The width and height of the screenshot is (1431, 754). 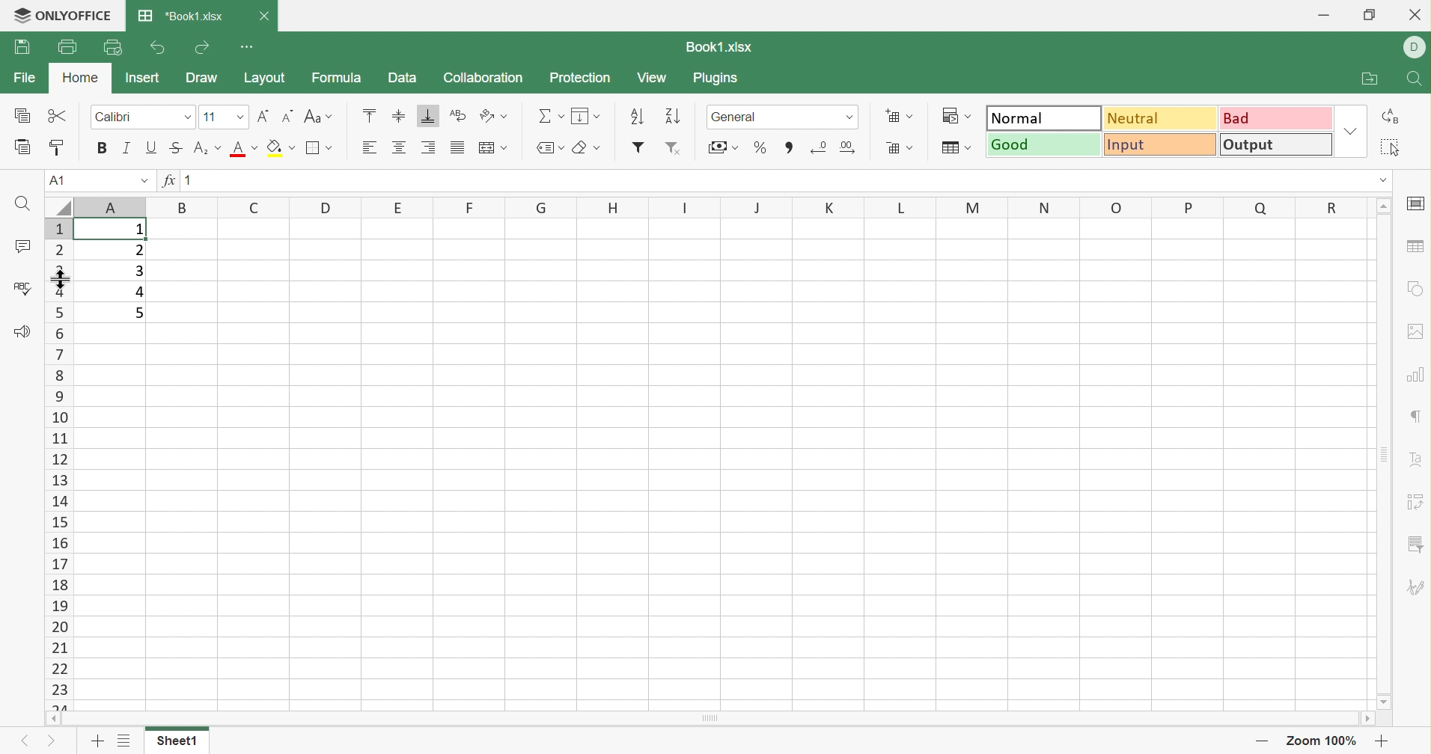 I want to click on Drop Down, so click(x=219, y=147).